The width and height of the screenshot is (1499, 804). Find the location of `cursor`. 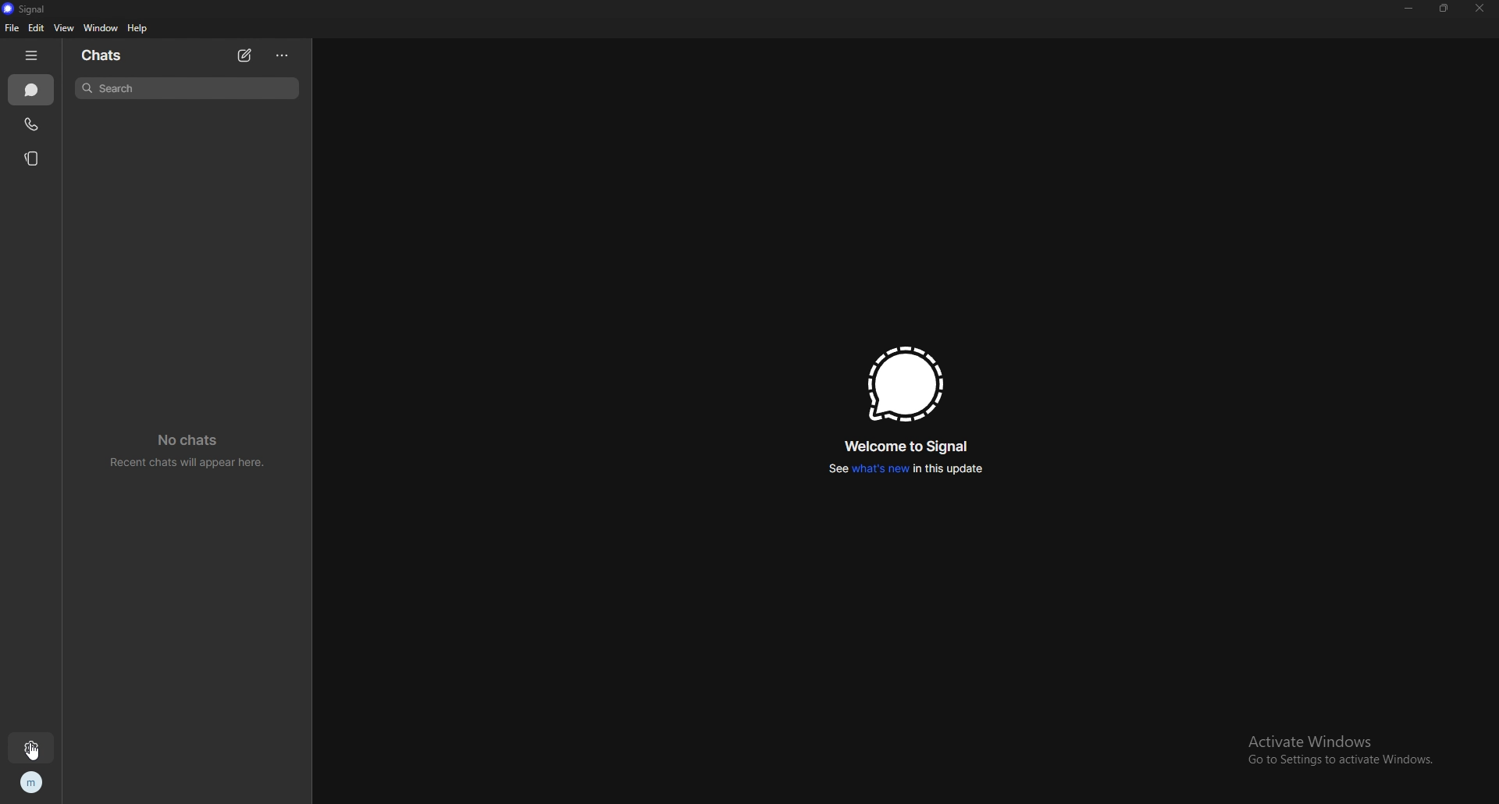

cursor is located at coordinates (31, 749).